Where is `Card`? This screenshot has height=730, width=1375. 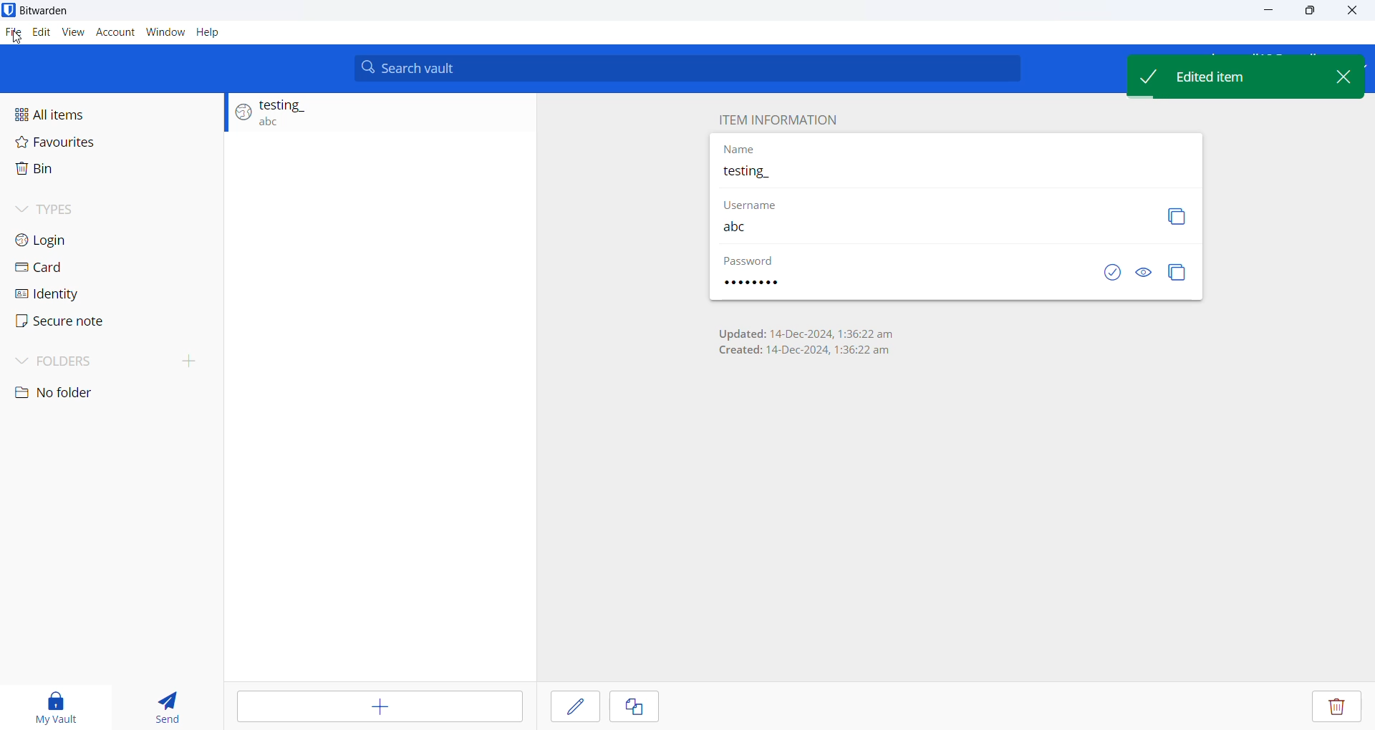
Card is located at coordinates (98, 268).